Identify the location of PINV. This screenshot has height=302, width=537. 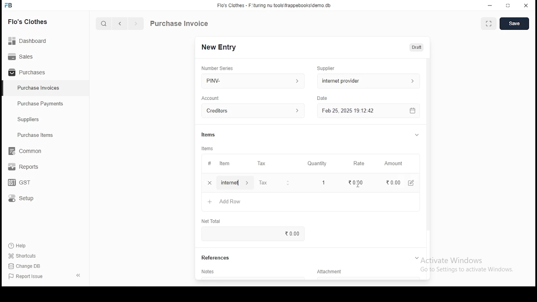
(253, 80).